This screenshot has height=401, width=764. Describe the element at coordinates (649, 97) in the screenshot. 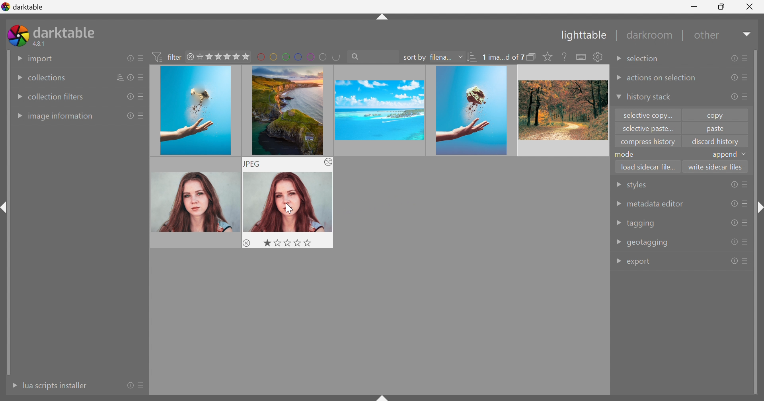

I see `history stack` at that location.